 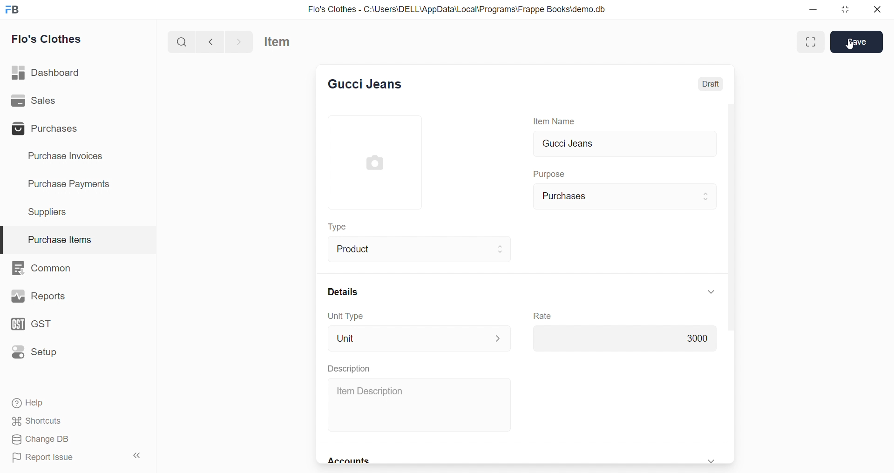 I want to click on scroll bar, so click(x=735, y=284).